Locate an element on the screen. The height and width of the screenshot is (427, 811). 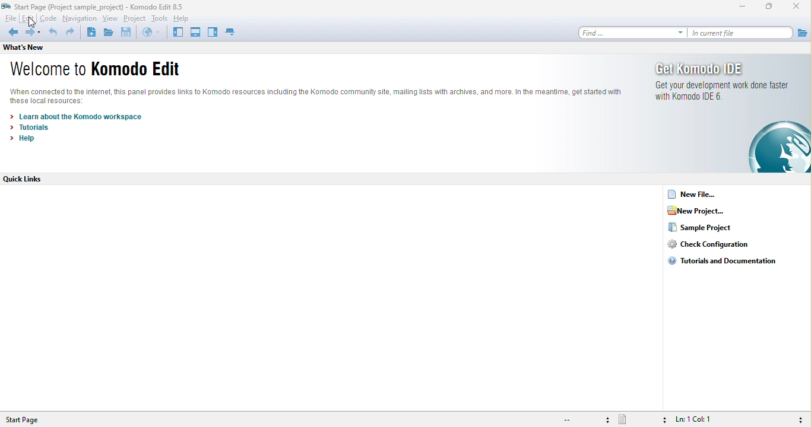
back is located at coordinates (11, 33).